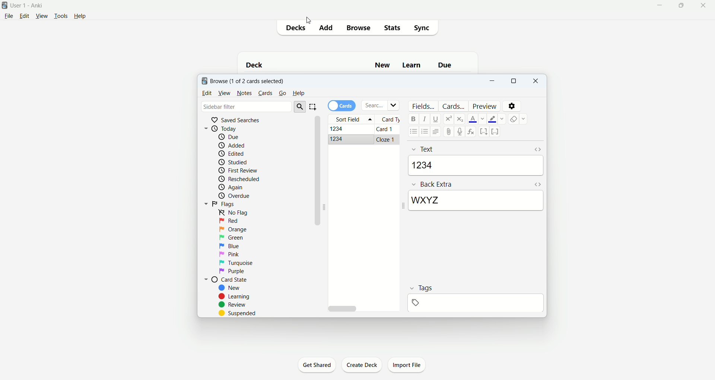 The image size is (715, 380). Describe the element at coordinates (238, 171) in the screenshot. I see `first review` at that location.